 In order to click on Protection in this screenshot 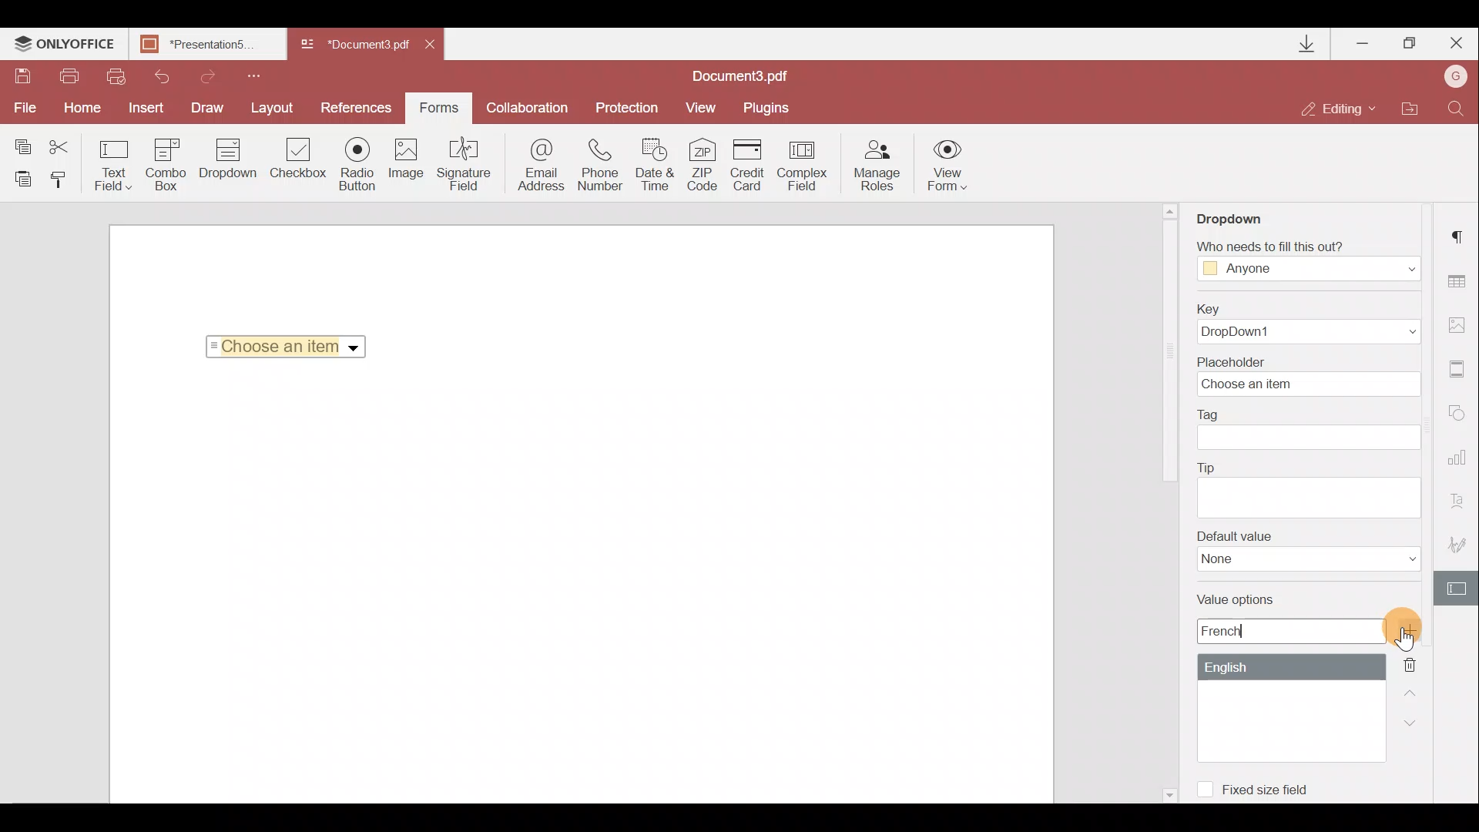, I will do `click(625, 106)`.